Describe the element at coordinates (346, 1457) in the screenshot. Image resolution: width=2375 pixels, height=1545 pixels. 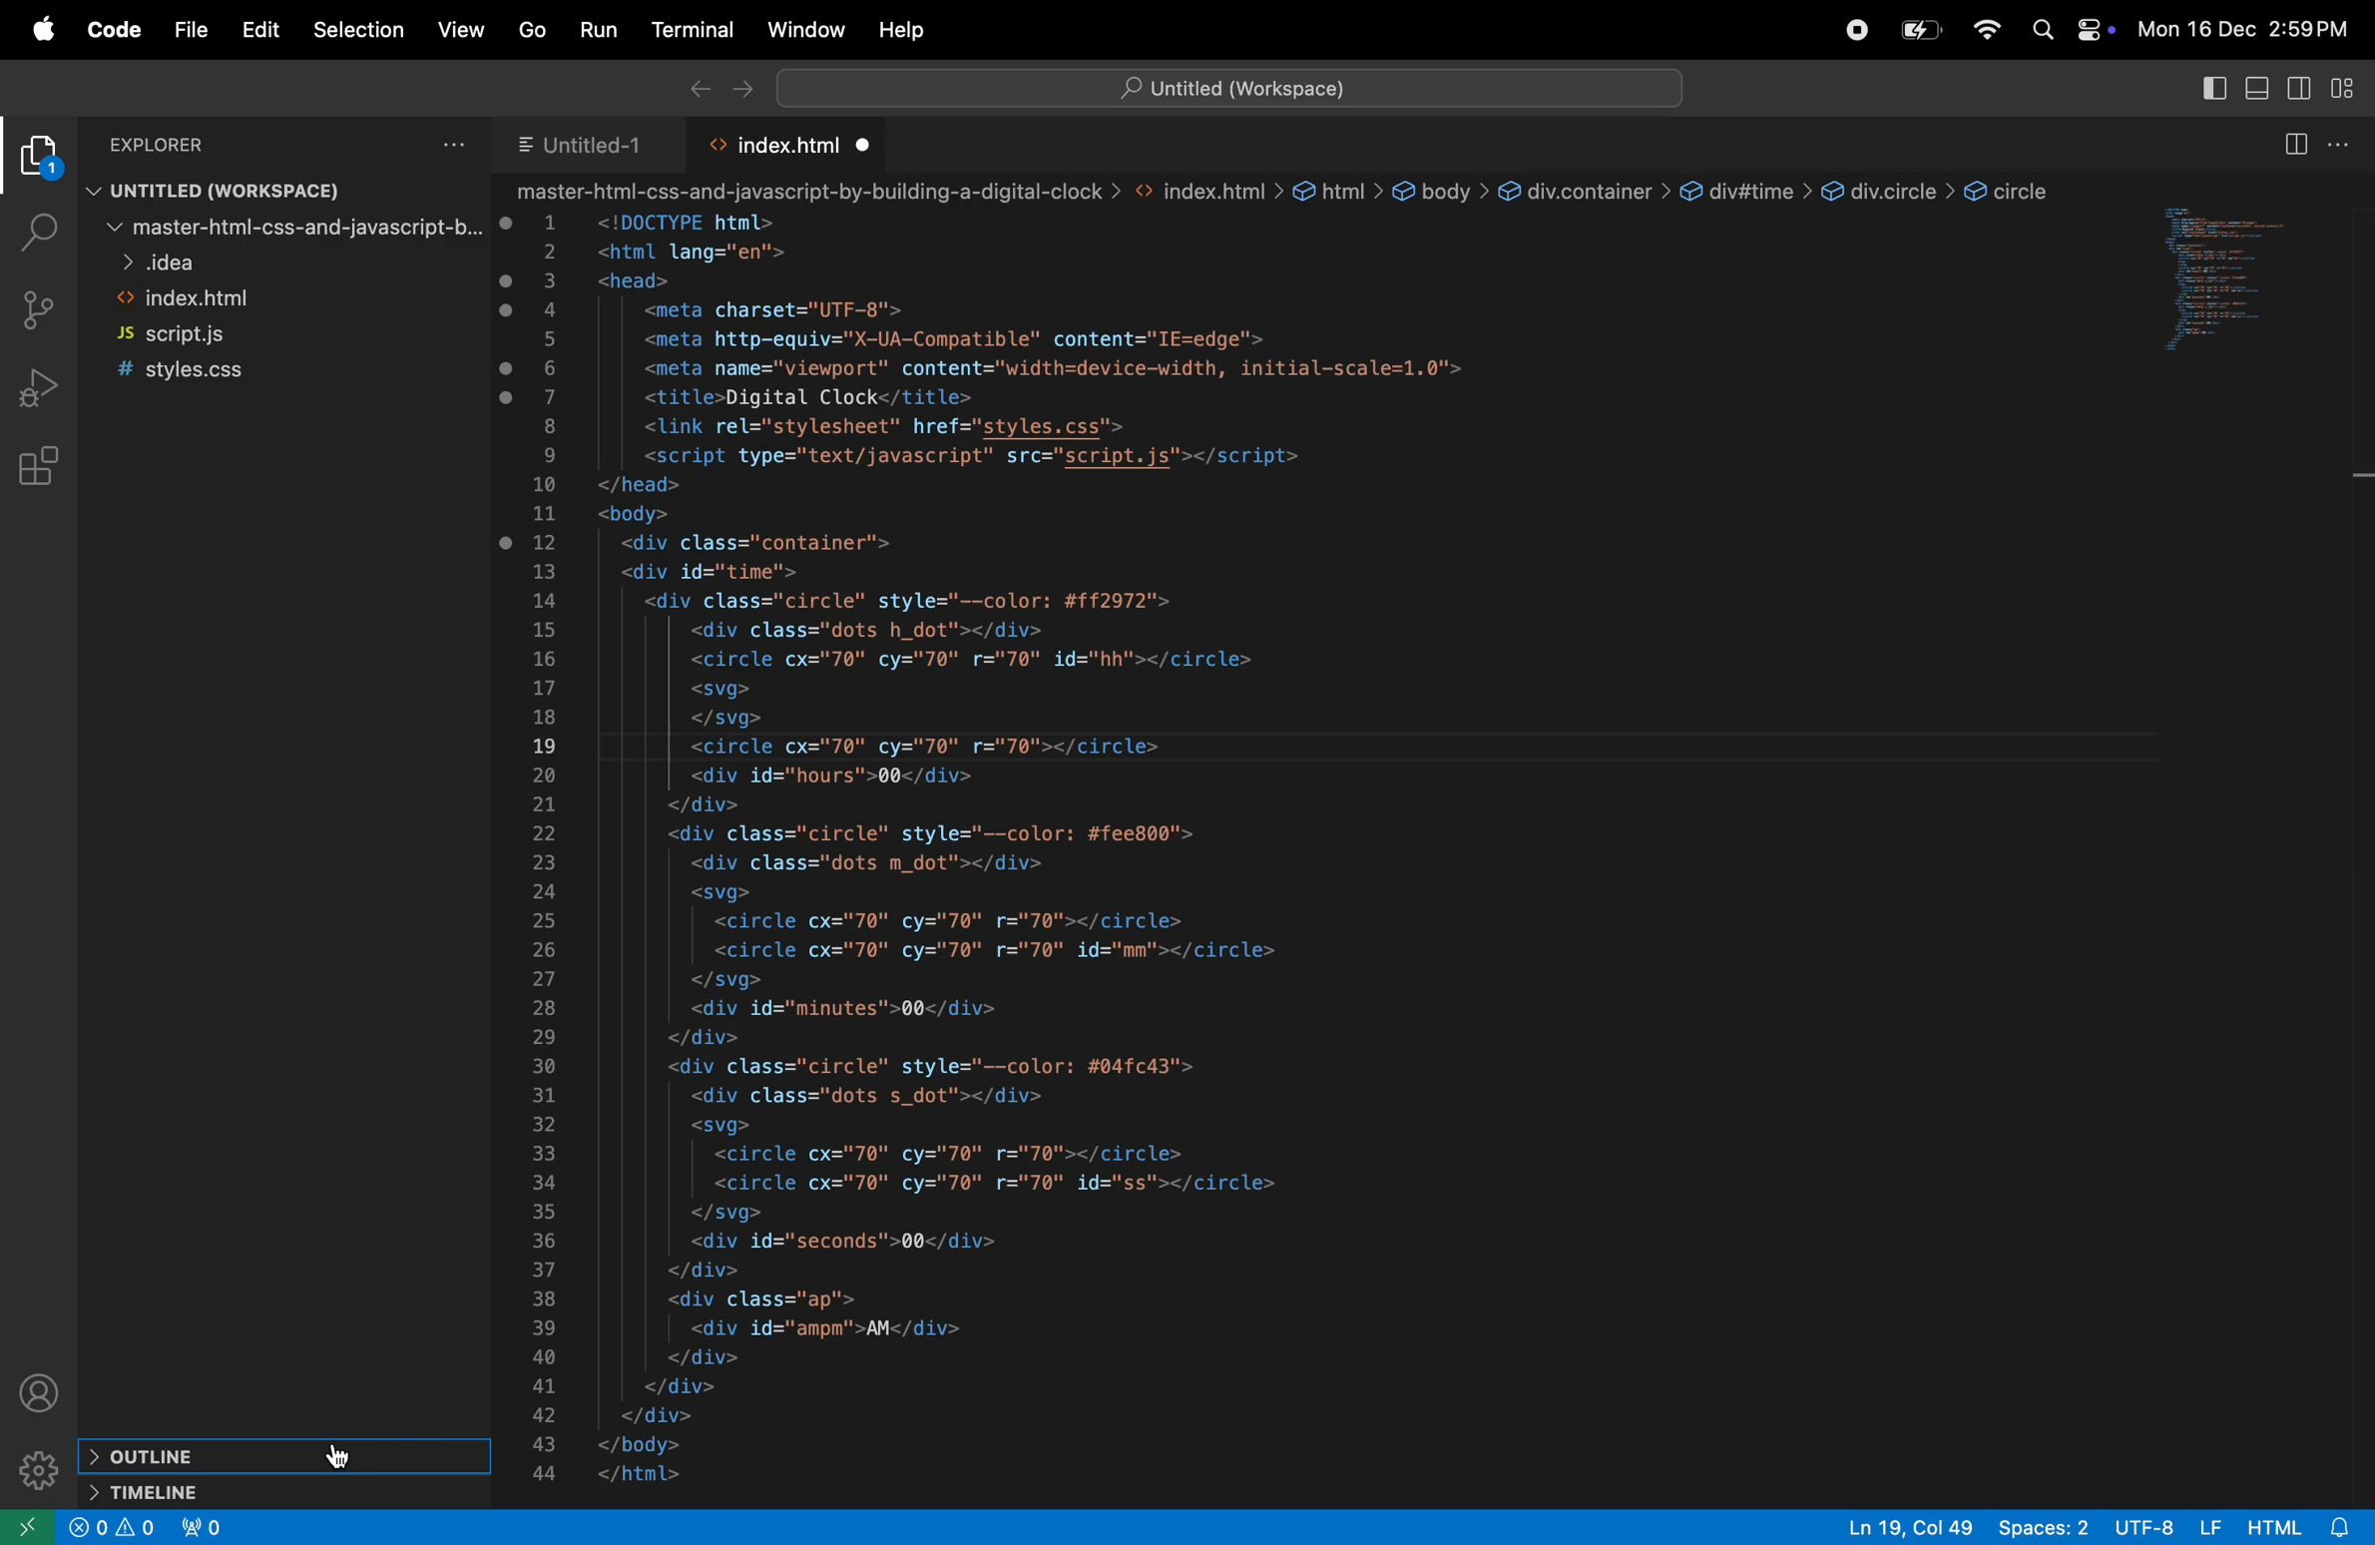
I see `cursor` at that location.